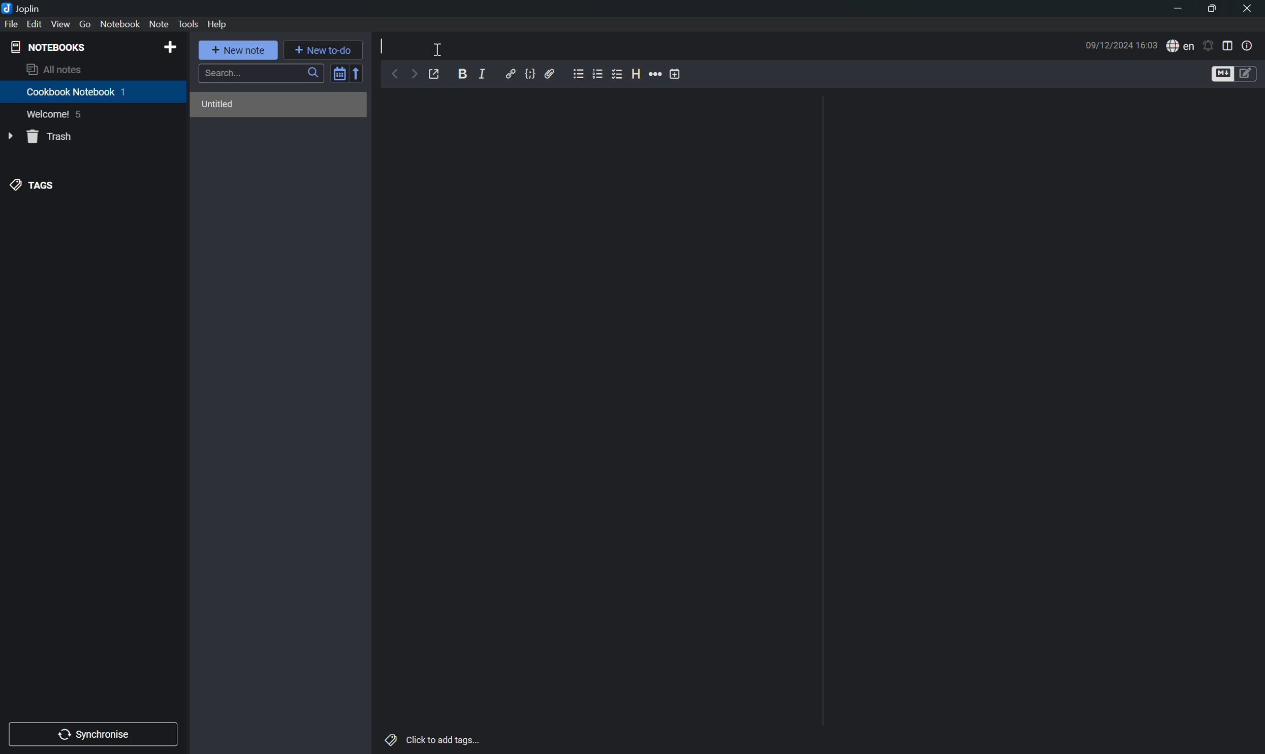 The height and width of the screenshot is (754, 1265). Describe the element at coordinates (260, 73) in the screenshot. I see `Search` at that location.